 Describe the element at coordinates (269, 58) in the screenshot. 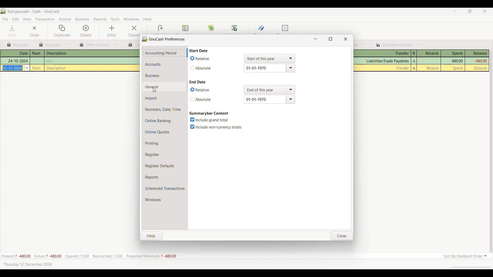

I see `Click to see respective options` at that location.